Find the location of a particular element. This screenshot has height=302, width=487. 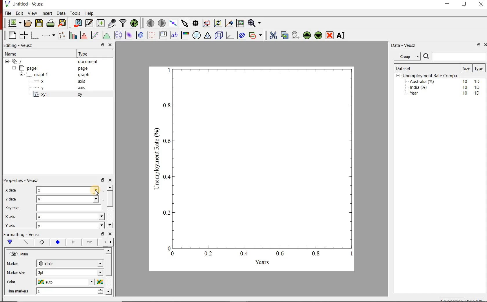

select the items is located at coordinates (185, 23).